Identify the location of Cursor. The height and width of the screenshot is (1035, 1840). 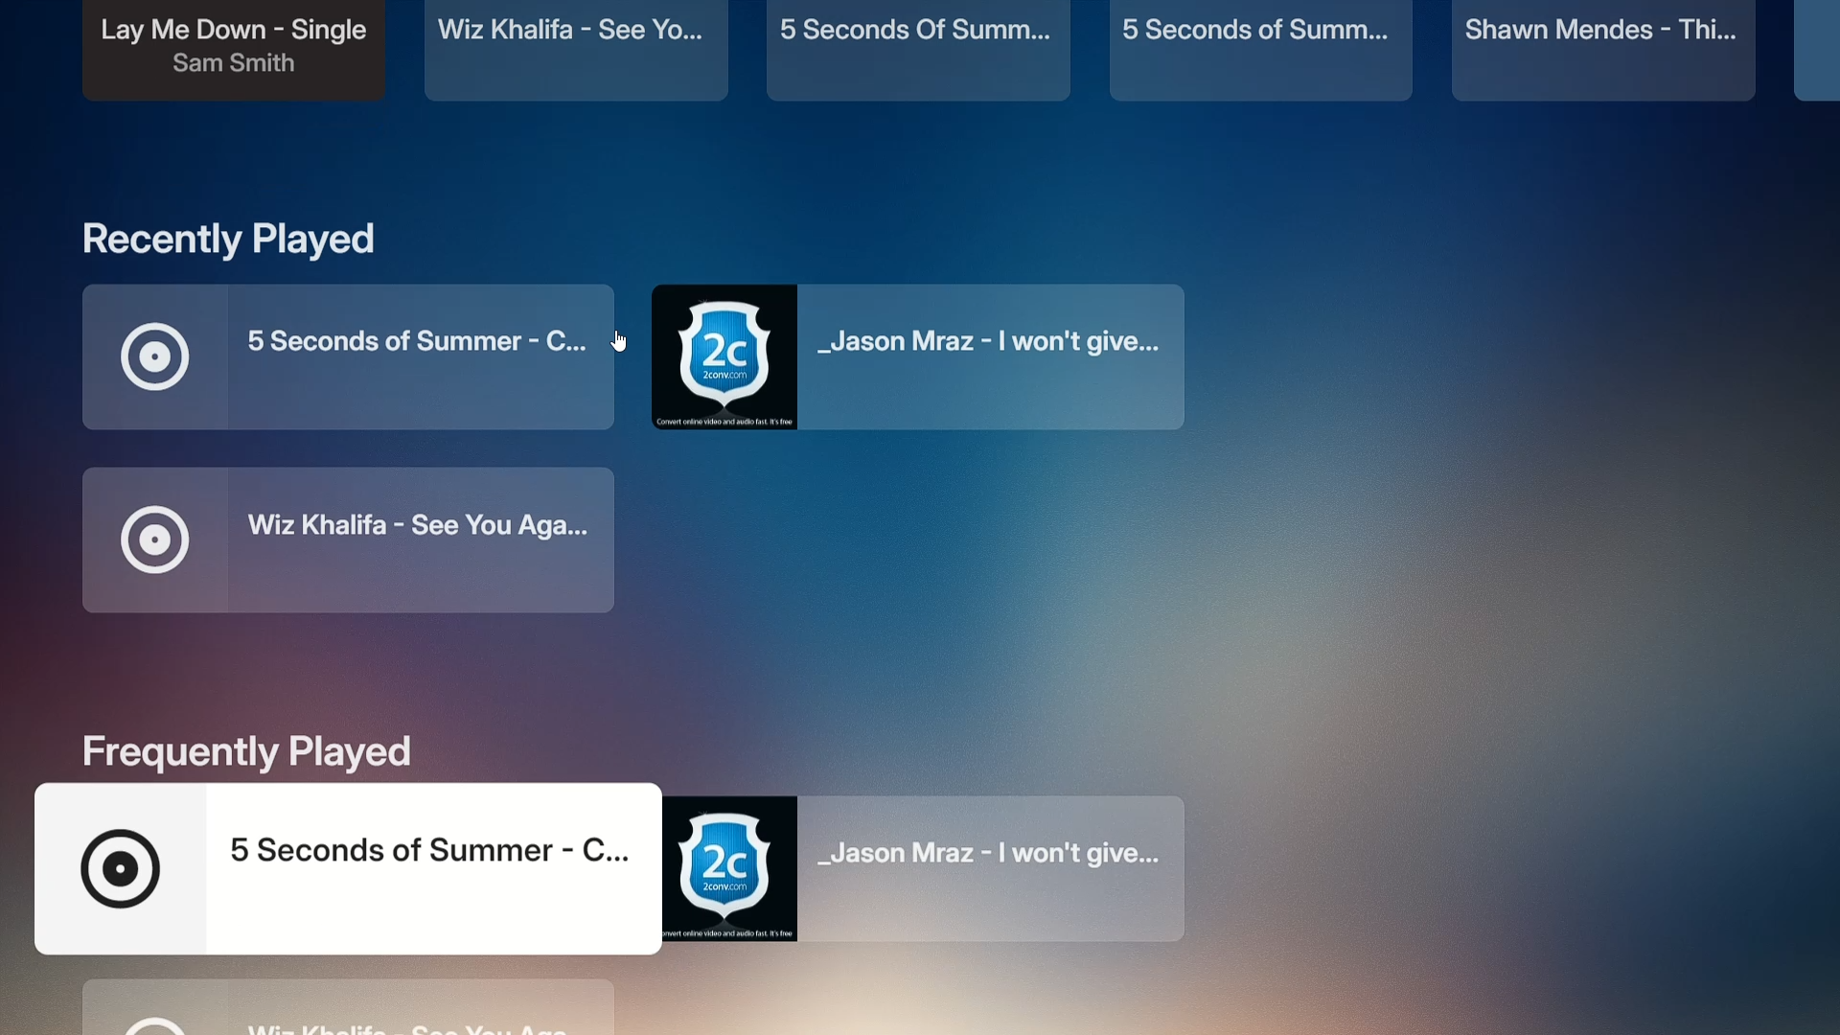
(629, 344).